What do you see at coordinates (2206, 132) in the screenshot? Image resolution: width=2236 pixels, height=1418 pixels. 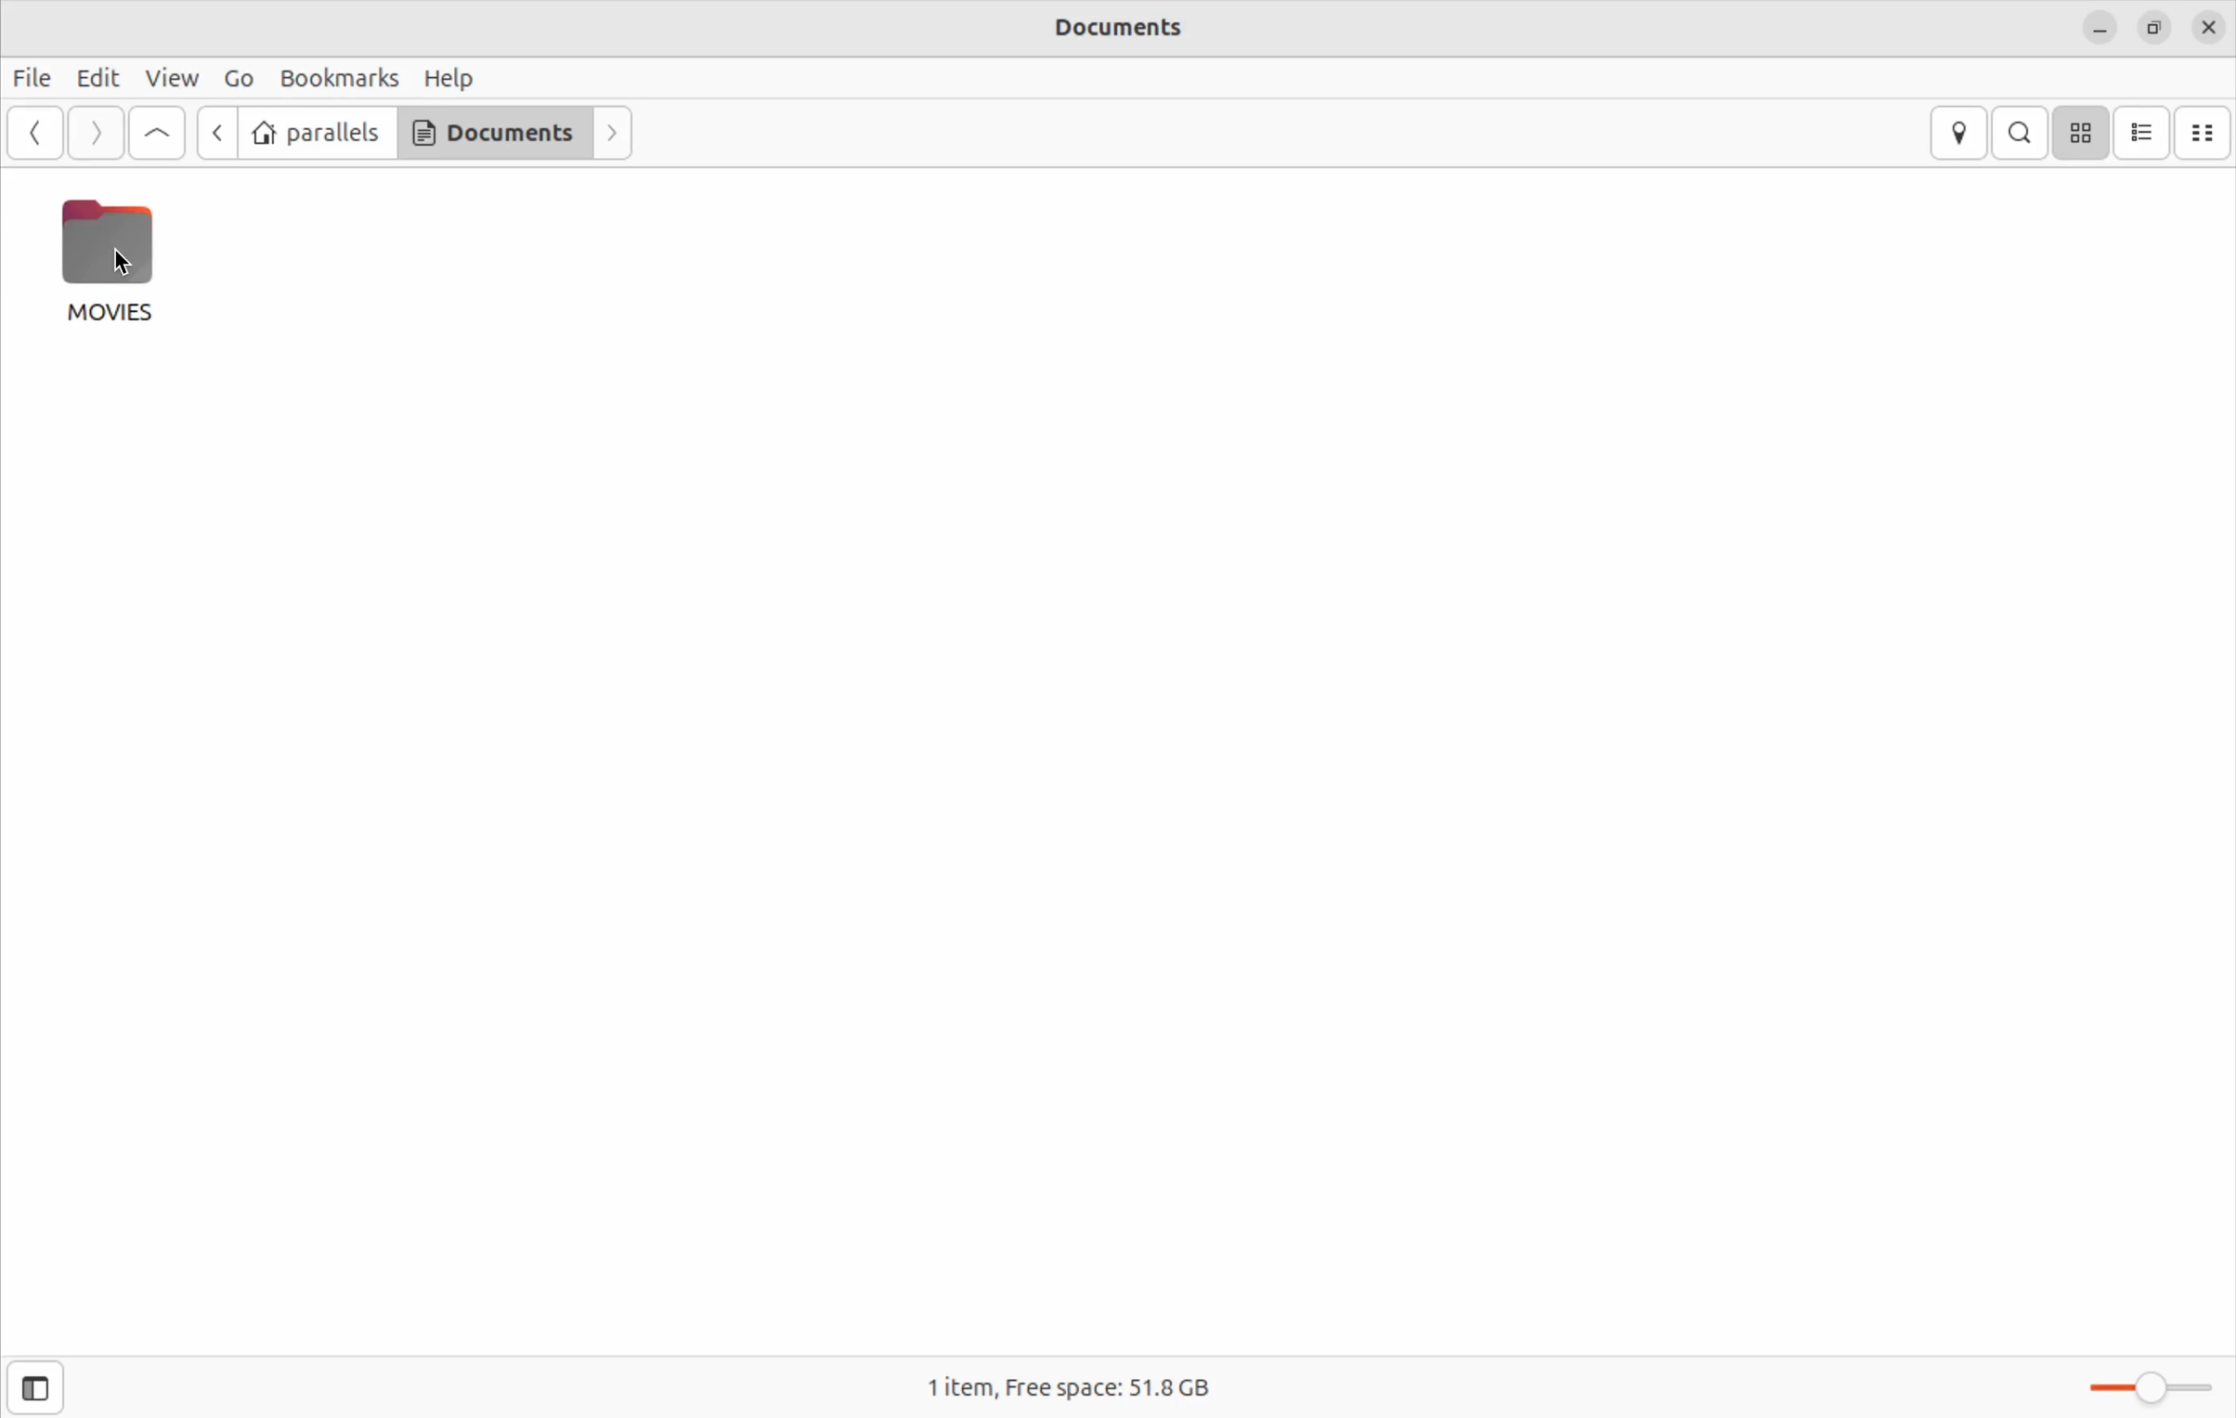 I see `compact view` at bounding box center [2206, 132].